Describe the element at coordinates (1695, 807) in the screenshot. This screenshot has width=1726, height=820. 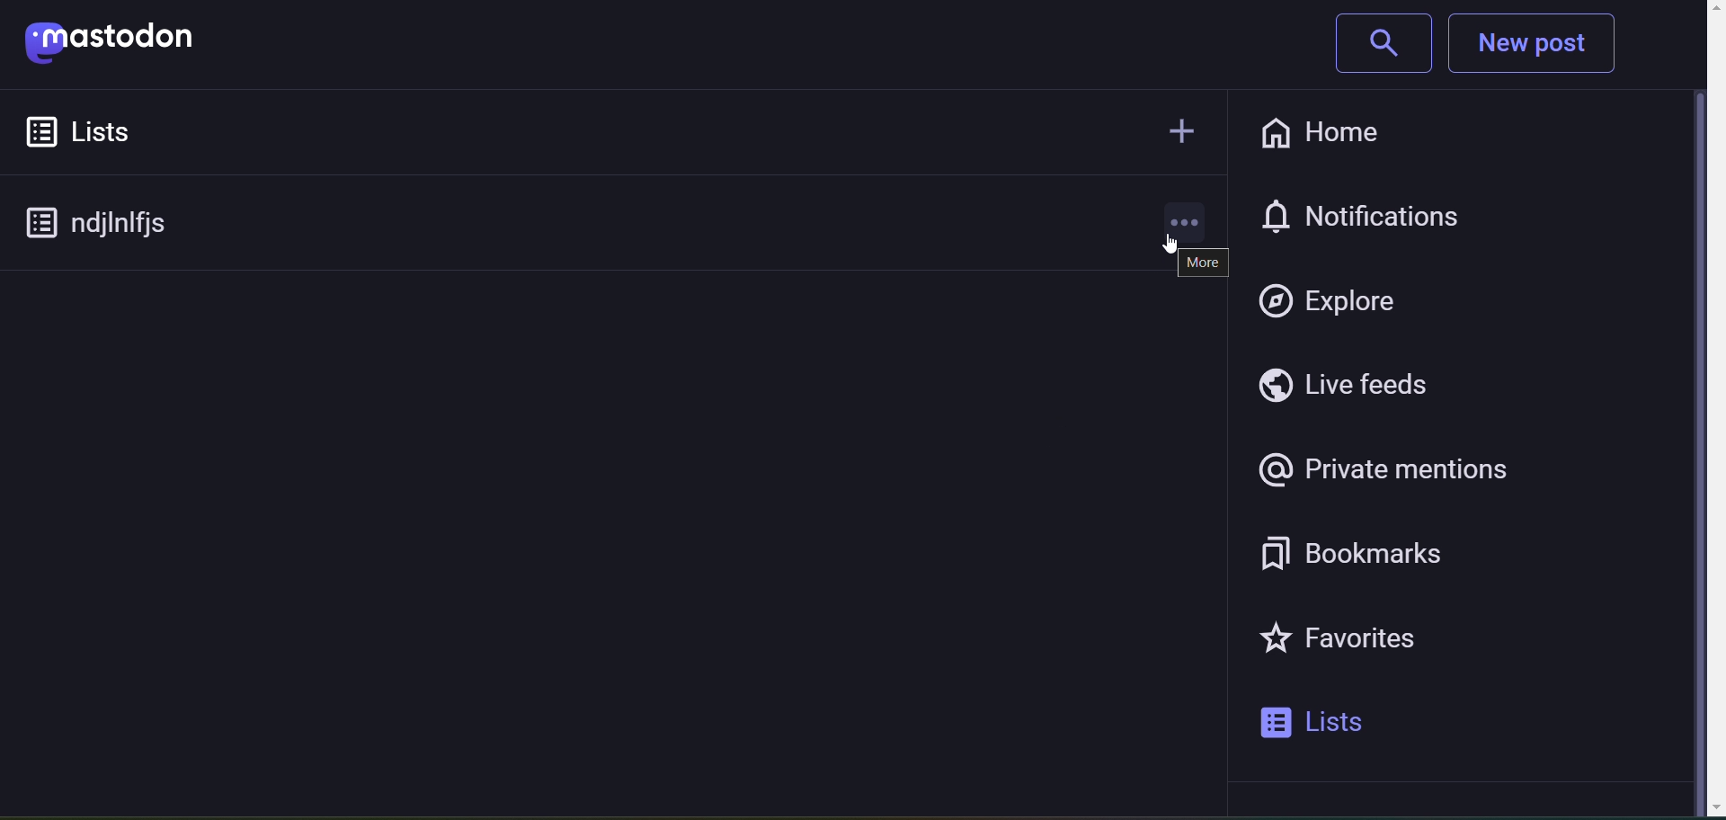
I see `scroll down` at that location.